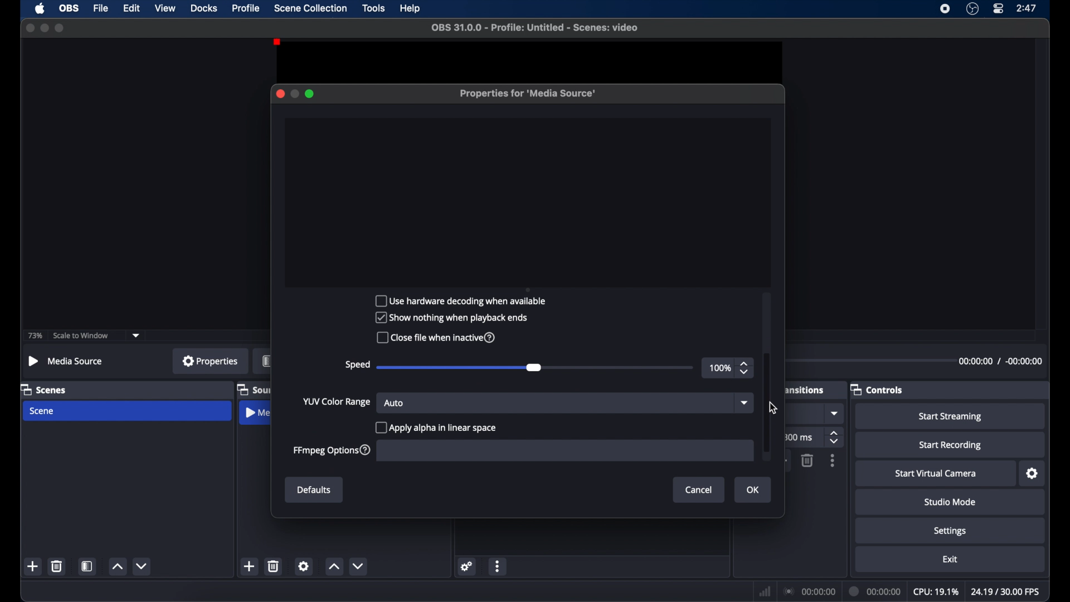 The height and width of the screenshot is (602, 1070). Describe the element at coordinates (936, 474) in the screenshot. I see `start virtual camera` at that location.